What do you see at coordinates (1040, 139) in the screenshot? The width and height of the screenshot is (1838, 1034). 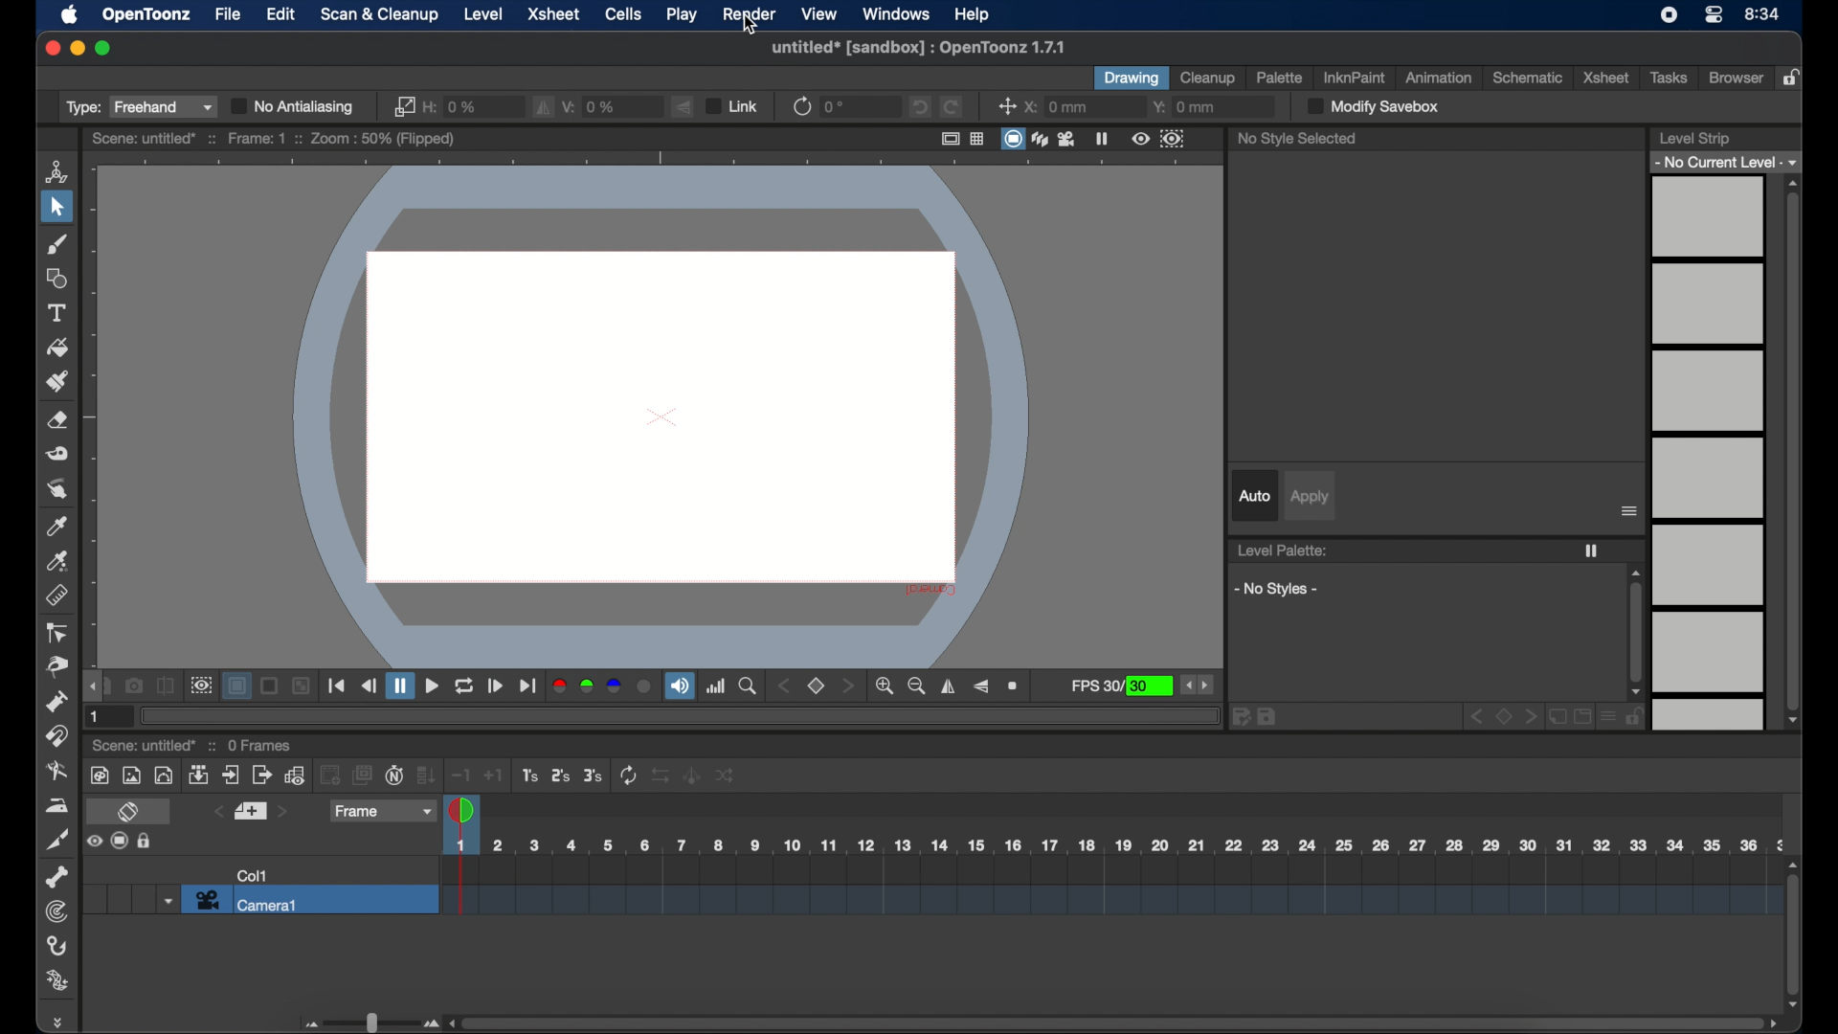 I see `view modes` at bounding box center [1040, 139].